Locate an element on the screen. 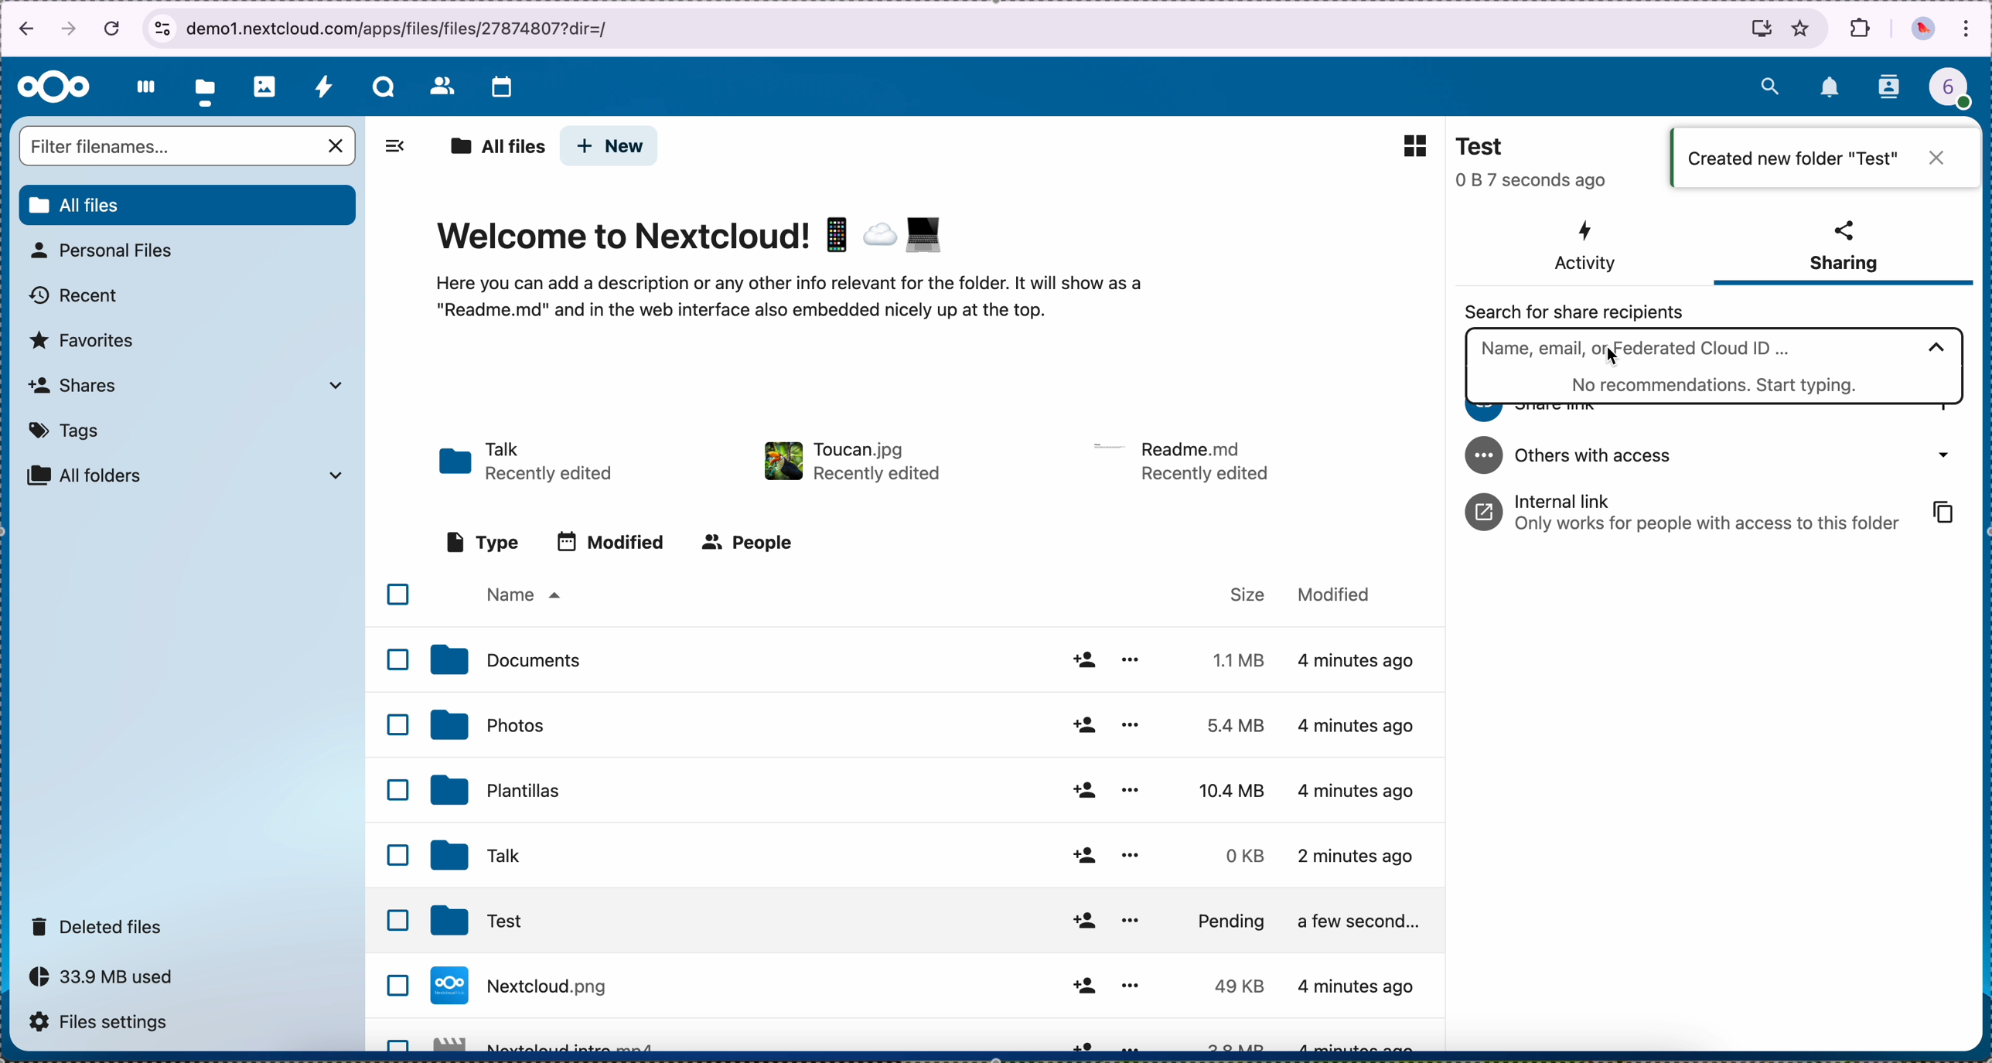 This screenshot has height=1063, width=1992. grid view is located at coordinates (1407, 145).